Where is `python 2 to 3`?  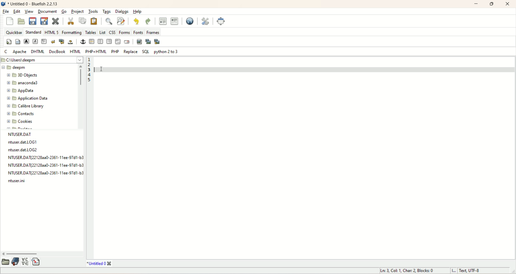 python 2 to 3 is located at coordinates (166, 52).